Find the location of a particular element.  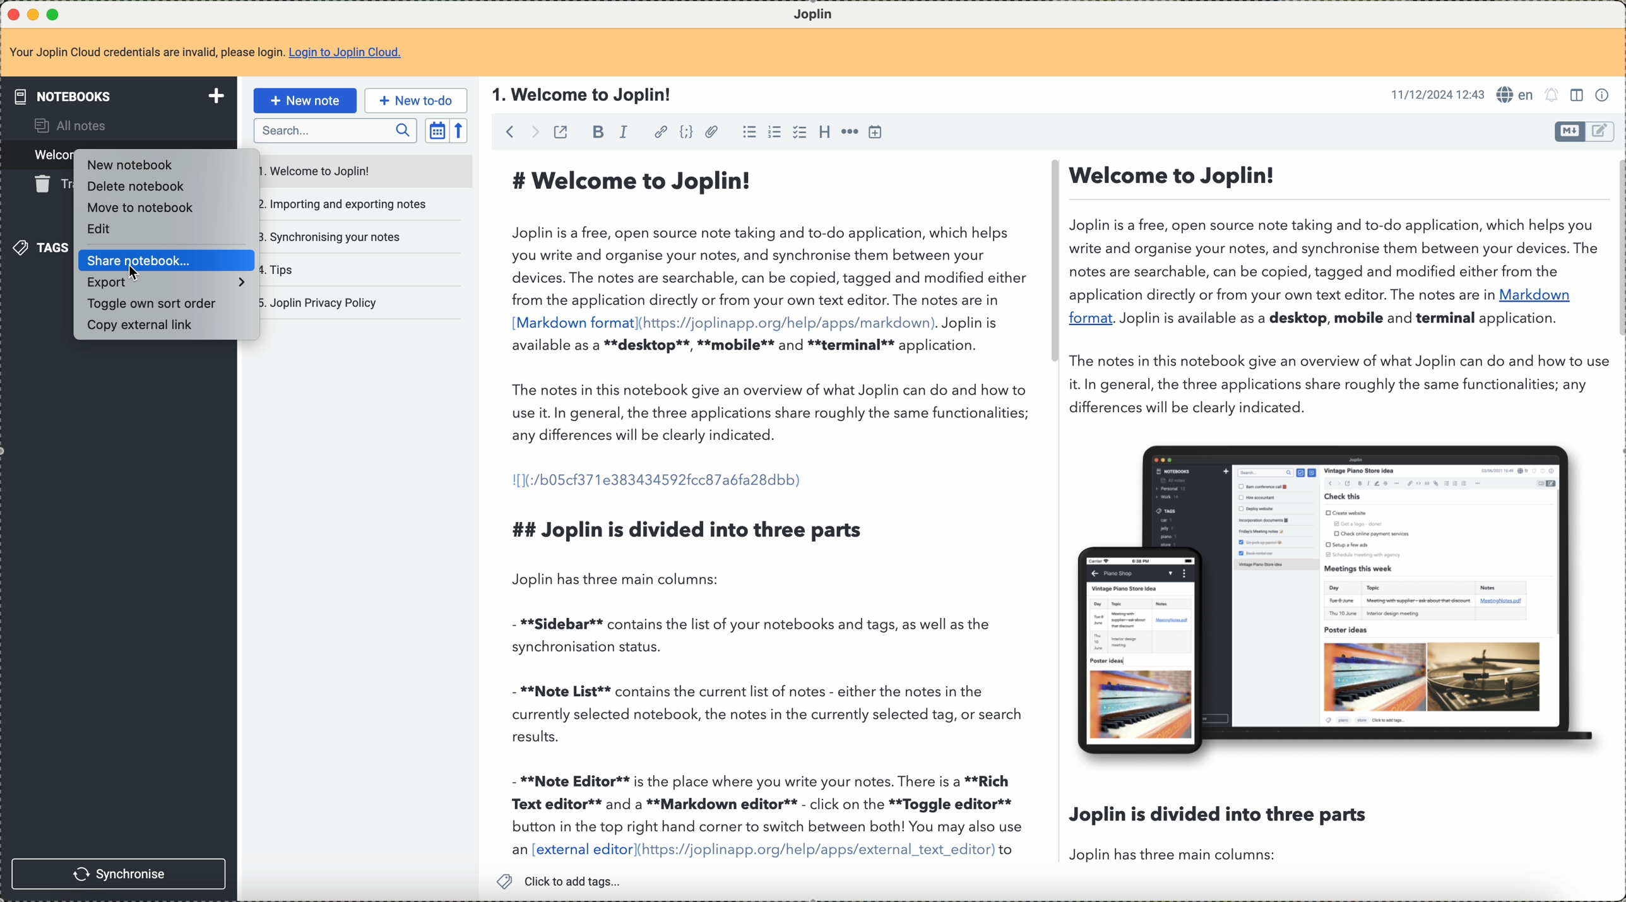

scroll bar is located at coordinates (1051, 264).